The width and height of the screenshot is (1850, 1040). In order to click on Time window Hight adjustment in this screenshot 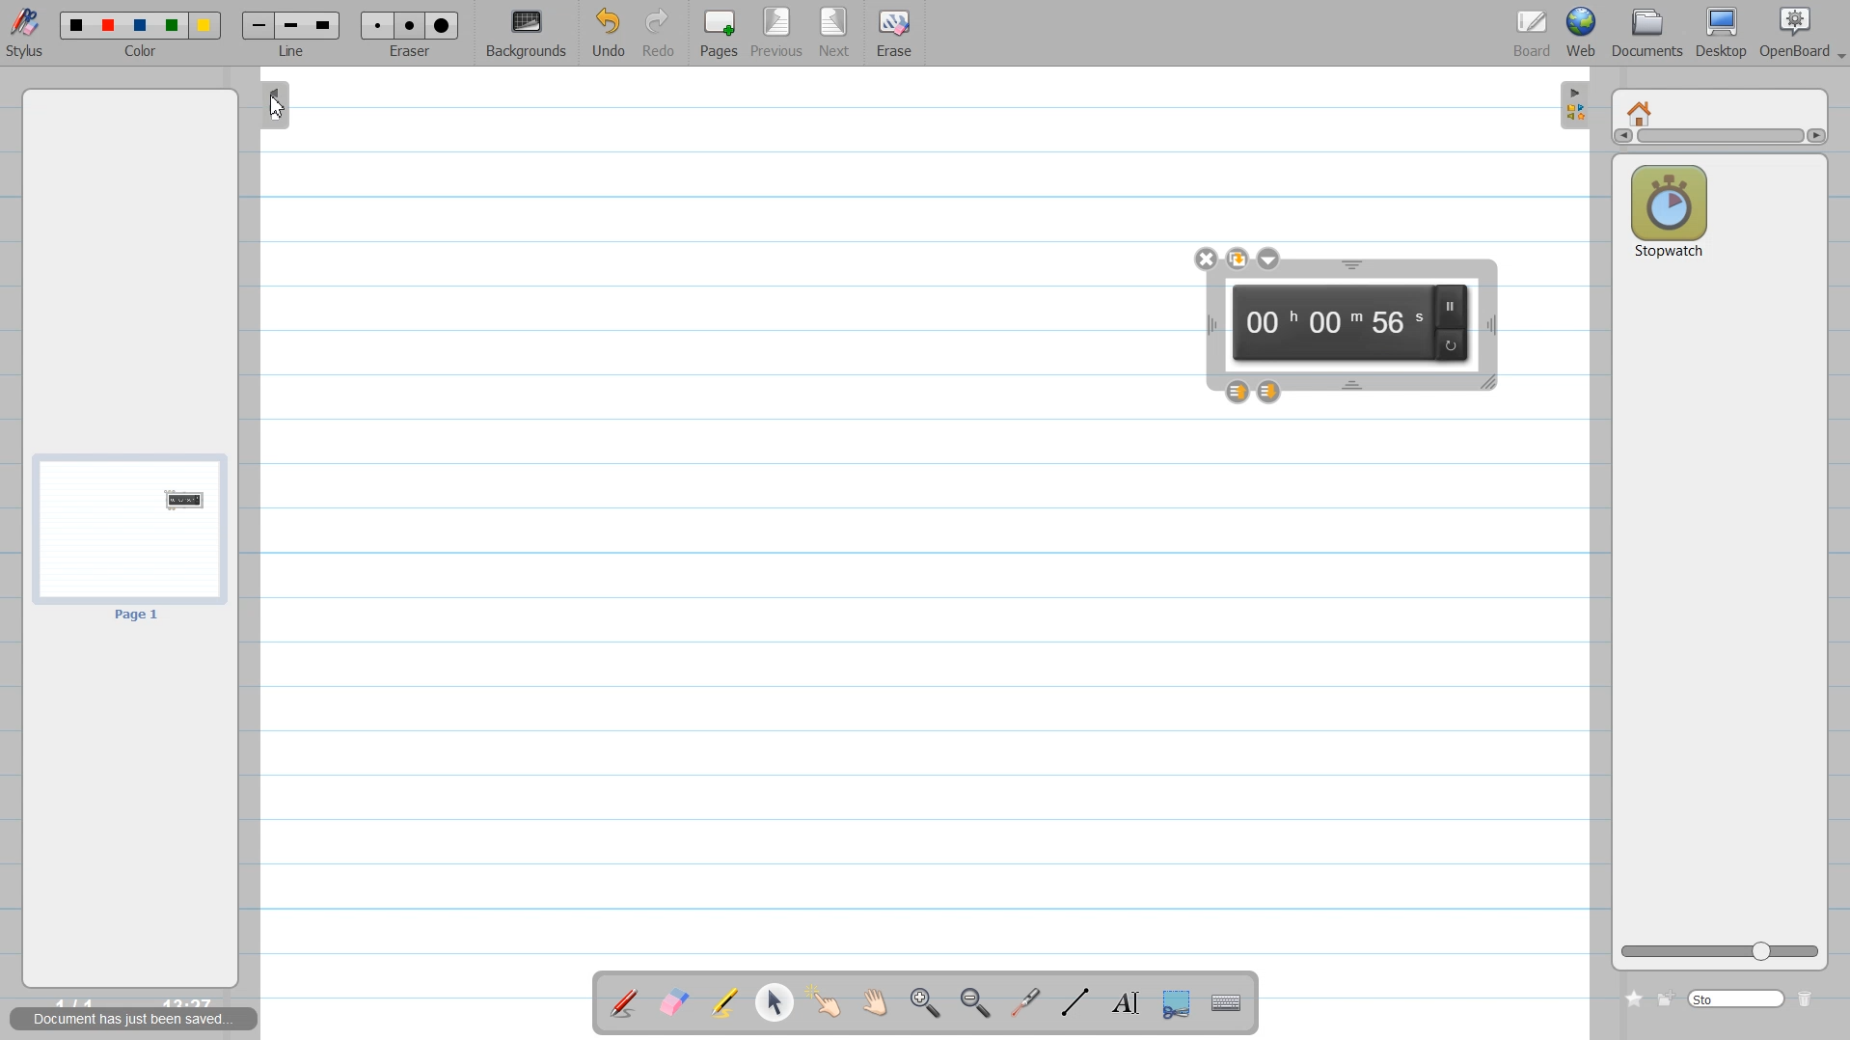, I will do `click(1354, 385)`.